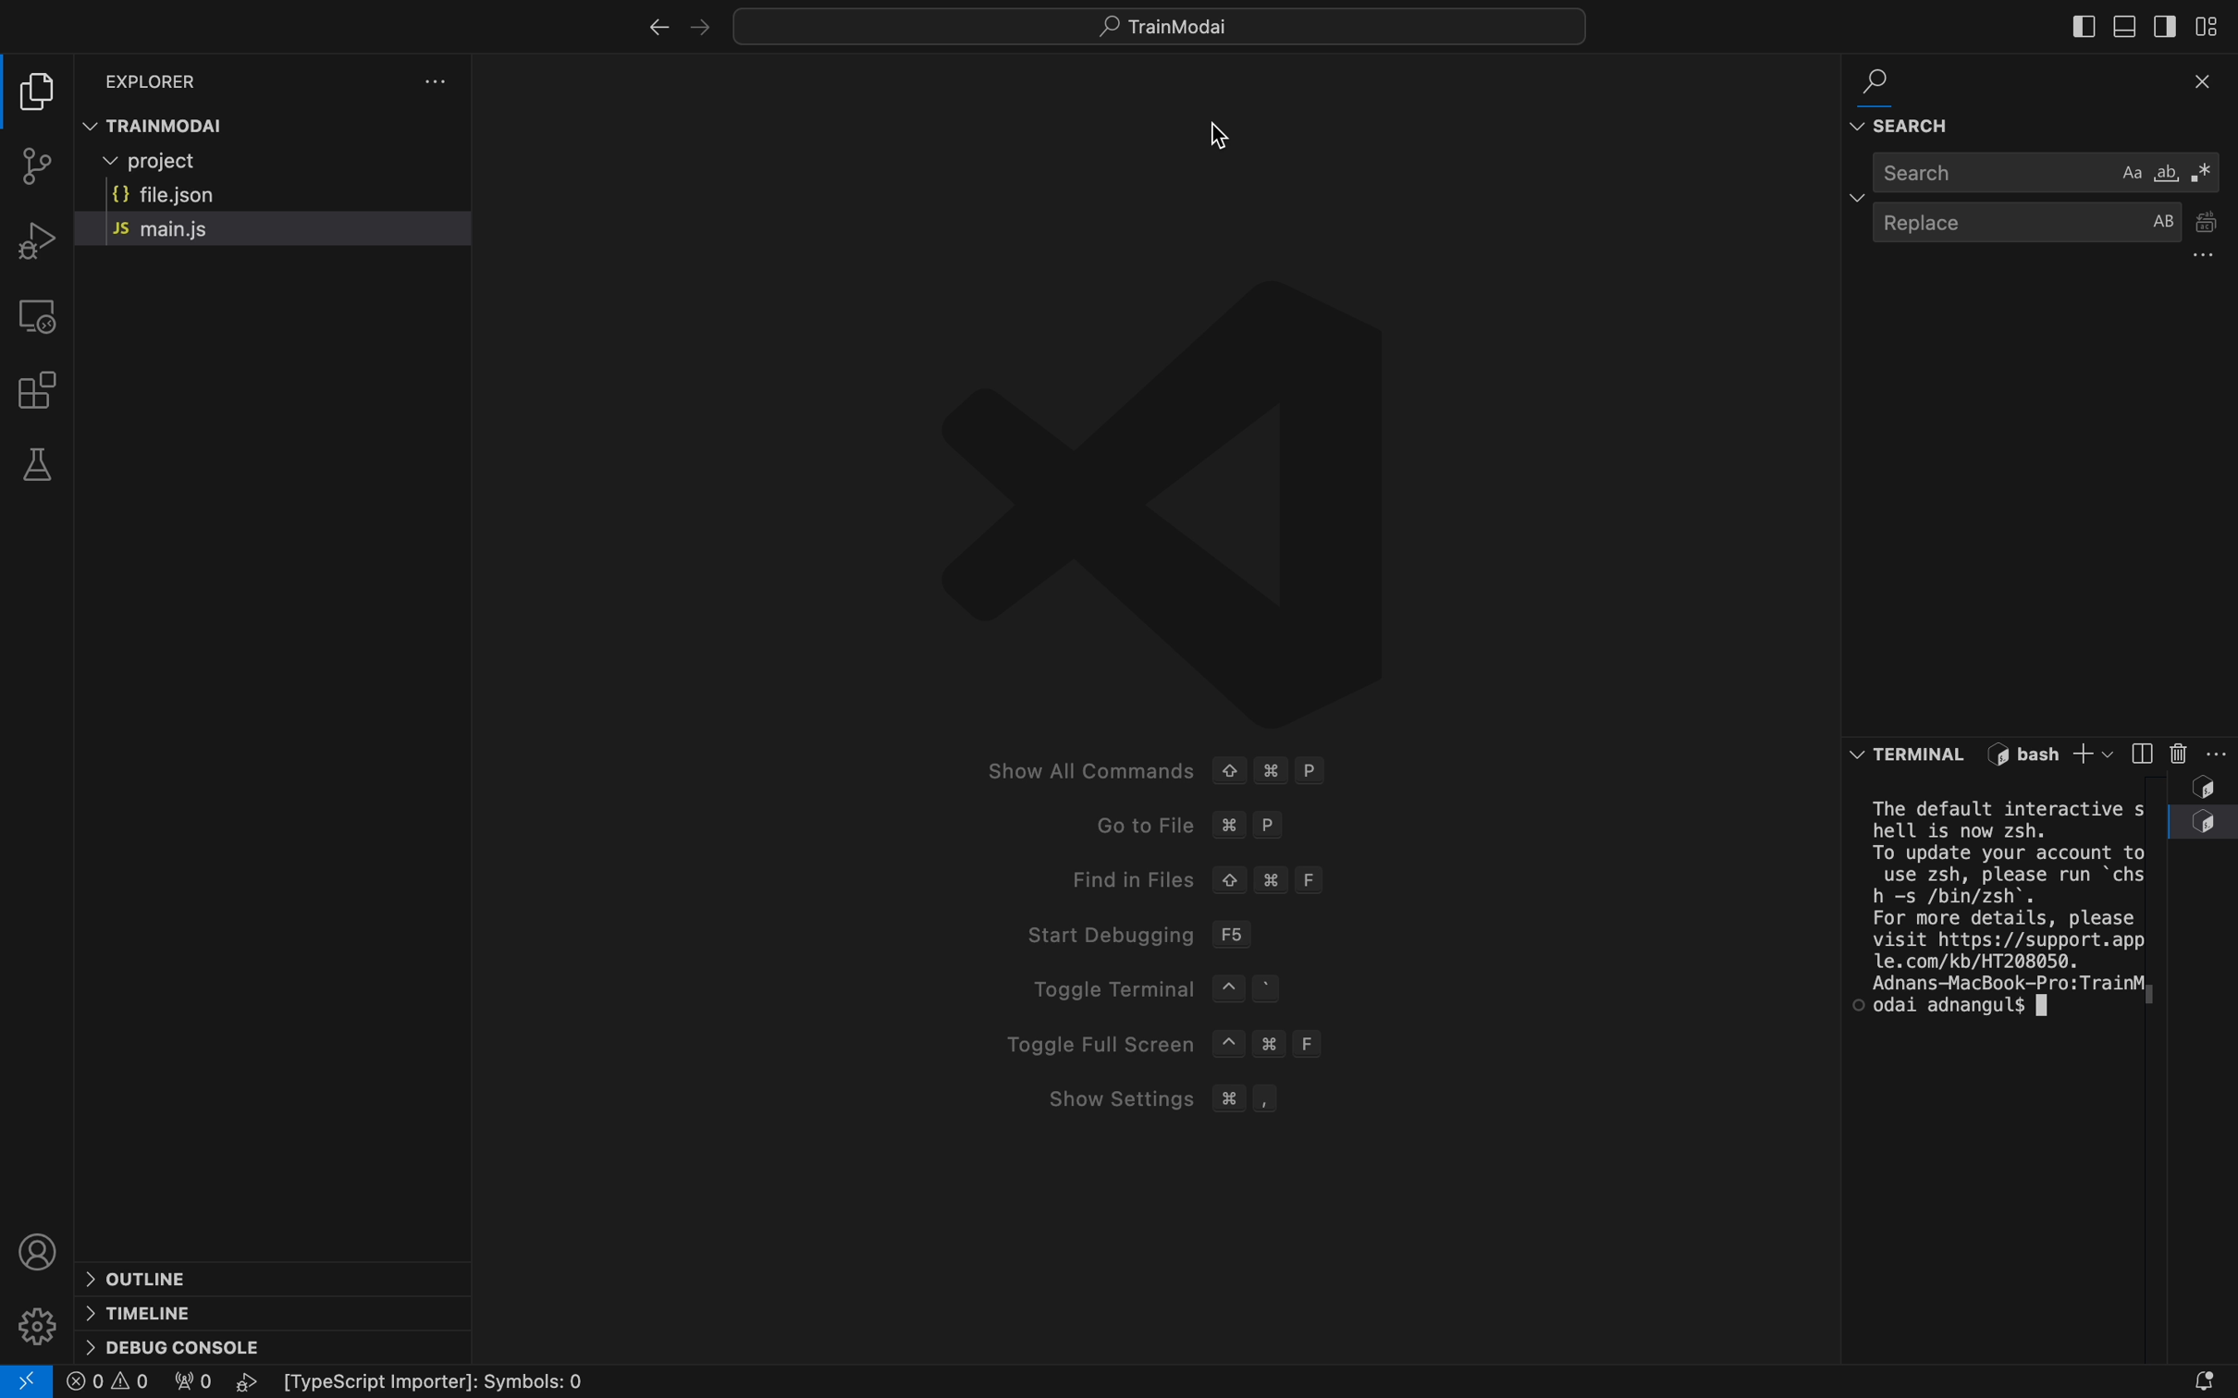 The height and width of the screenshot is (1398, 2238). Describe the element at coordinates (231, 163) in the screenshot. I see `project` at that location.